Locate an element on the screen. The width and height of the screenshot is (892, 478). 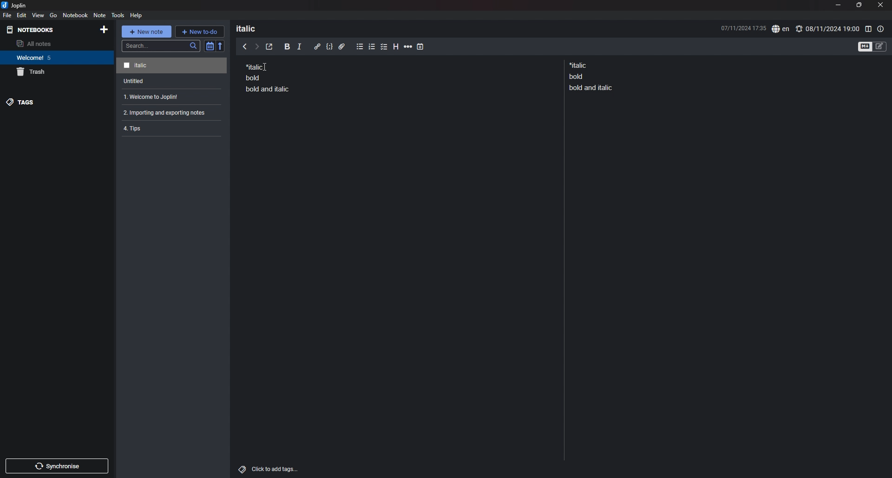
minimize is located at coordinates (838, 5).